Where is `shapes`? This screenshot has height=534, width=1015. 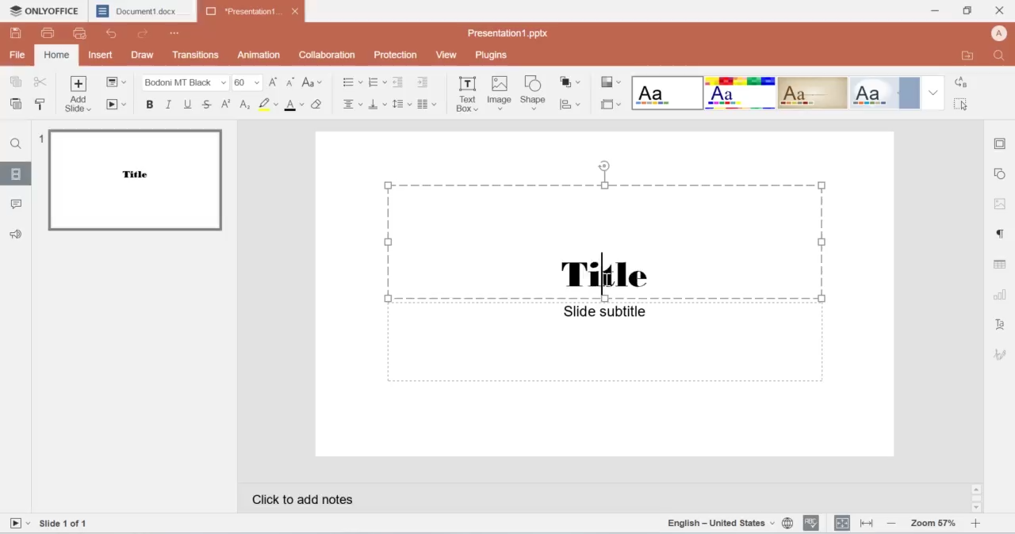 shapes is located at coordinates (572, 83).